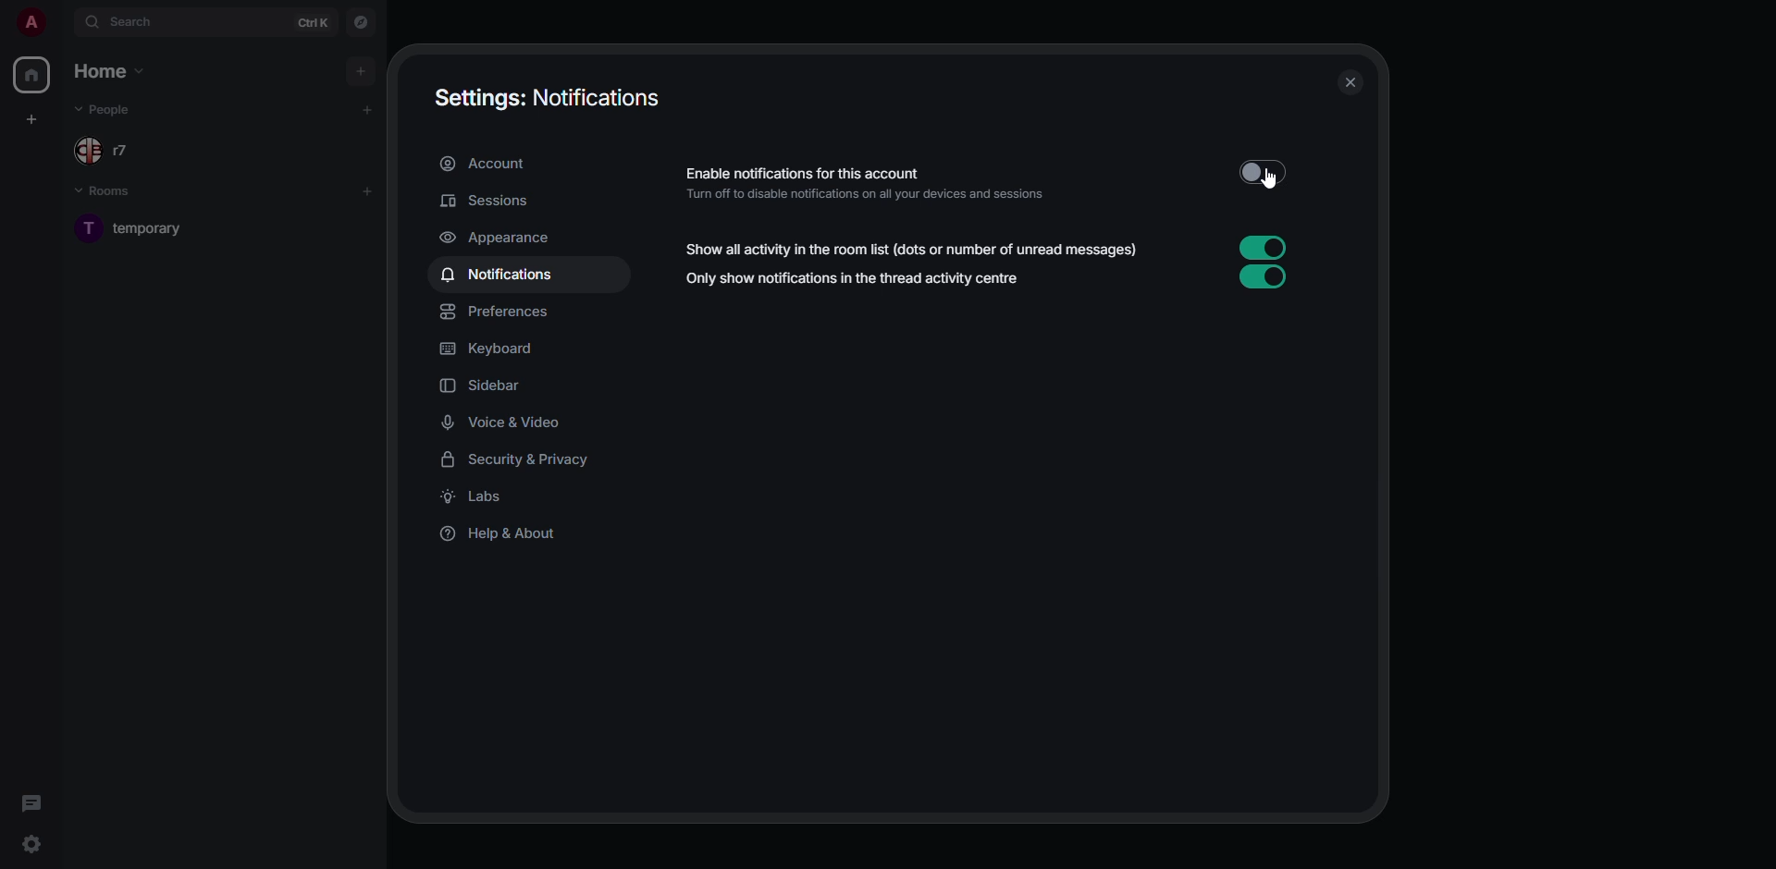  What do you see at coordinates (1262, 247) in the screenshot?
I see `enabled` at bounding box center [1262, 247].